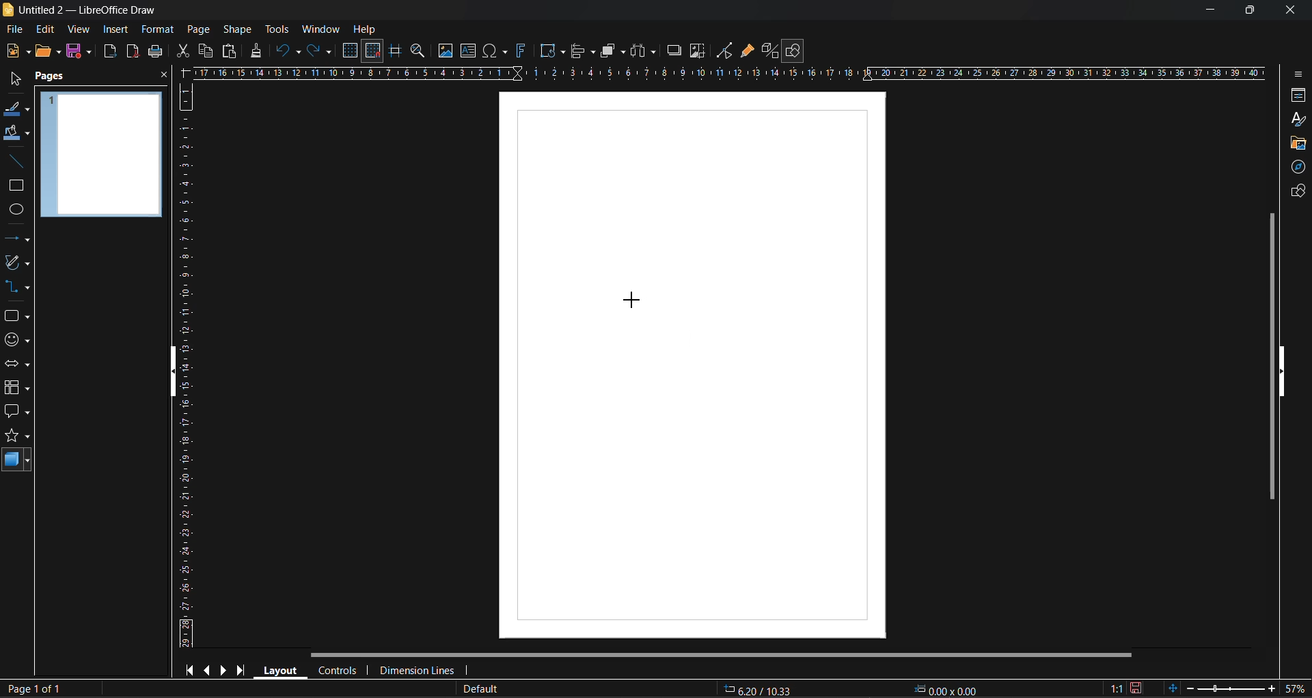  I want to click on pages, so click(54, 76).